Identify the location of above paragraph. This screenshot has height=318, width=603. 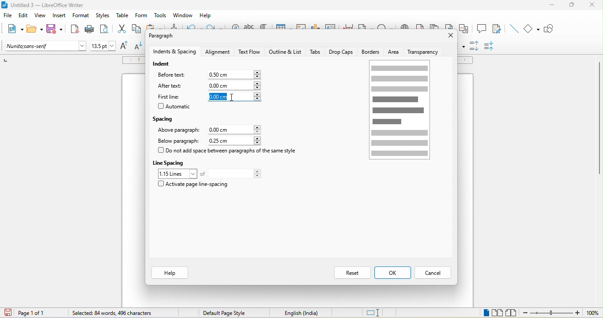
(178, 131).